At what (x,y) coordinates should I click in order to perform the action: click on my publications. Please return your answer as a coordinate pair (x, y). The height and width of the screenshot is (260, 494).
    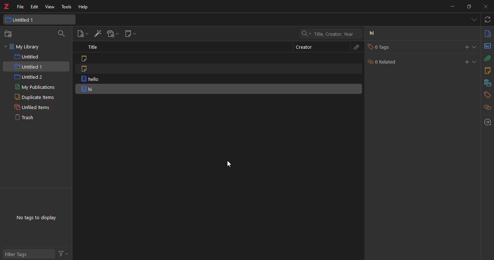
    Looking at the image, I should click on (37, 87).